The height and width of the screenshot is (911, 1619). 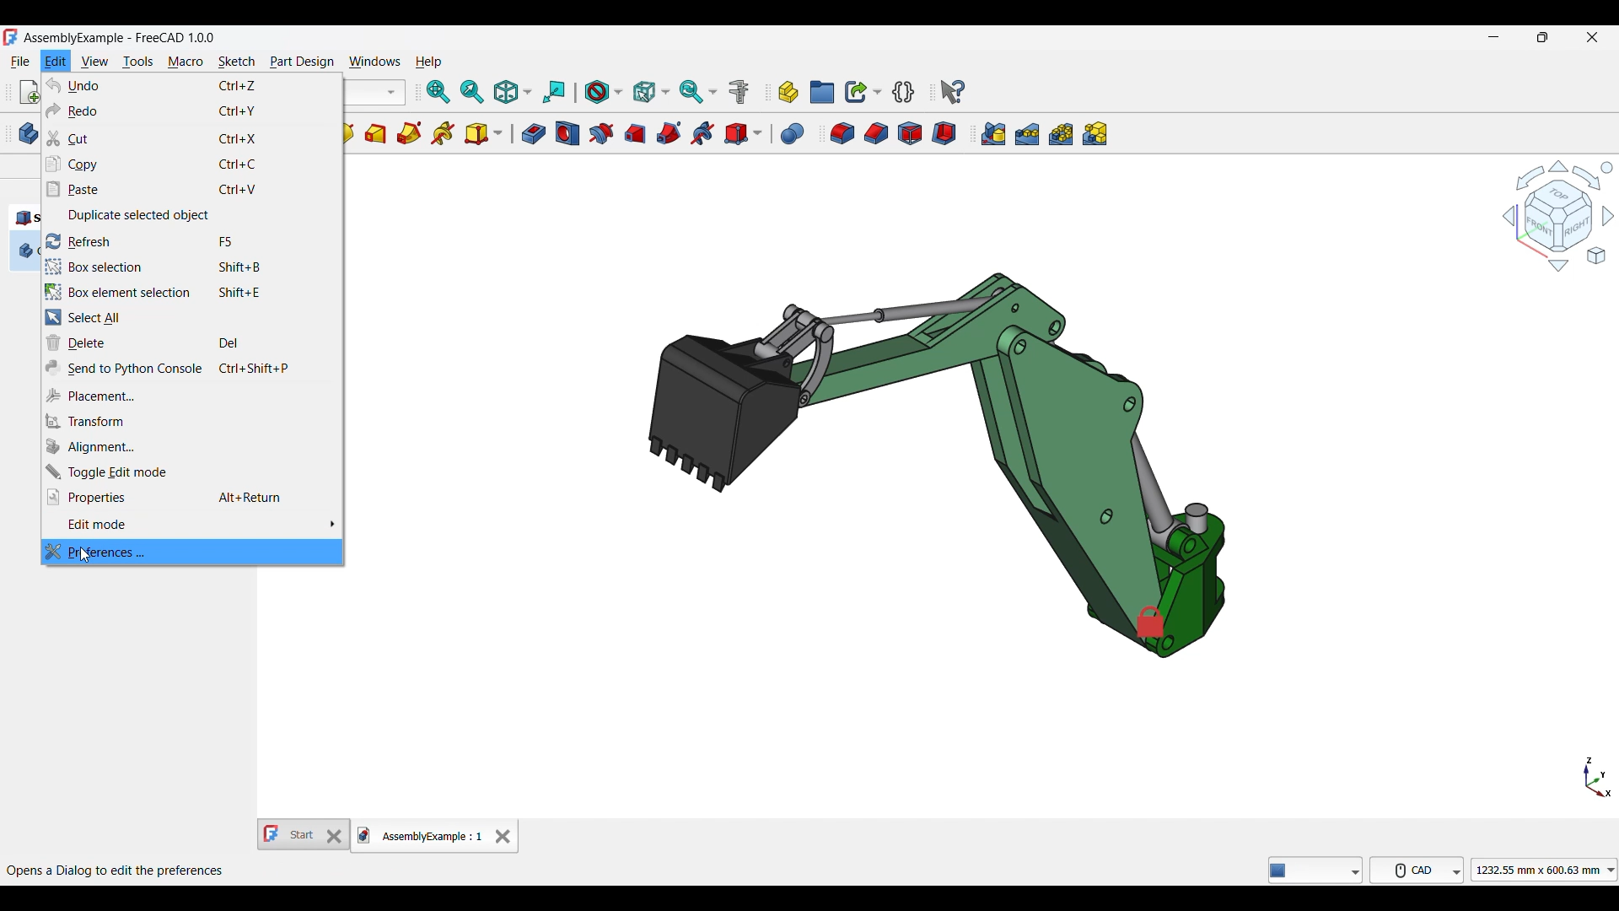 What do you see at coordinates (651, 92) in the screenshot?
I see `Selection filter options` at bounding box center [651, 92].